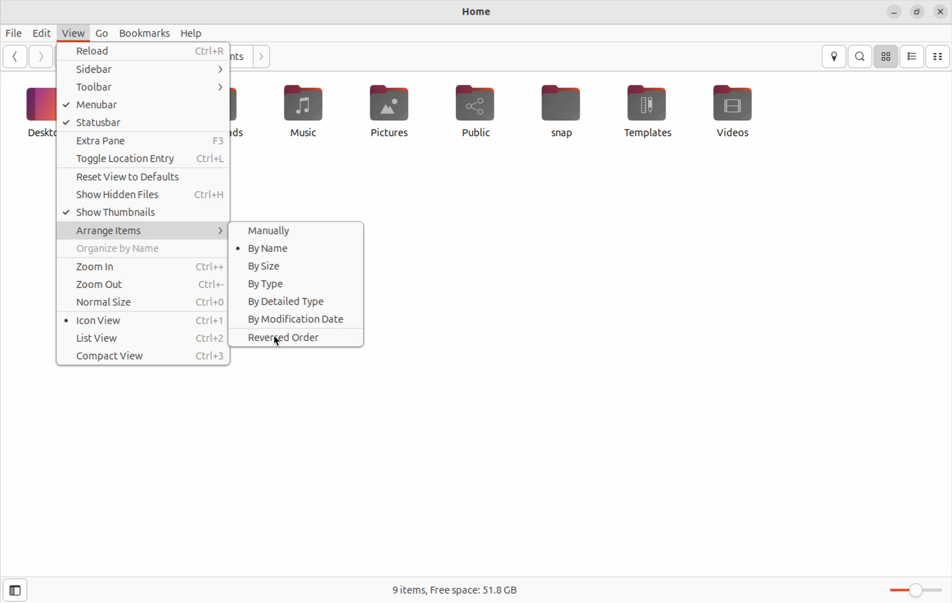  I want to click on next, so click(260, 56).